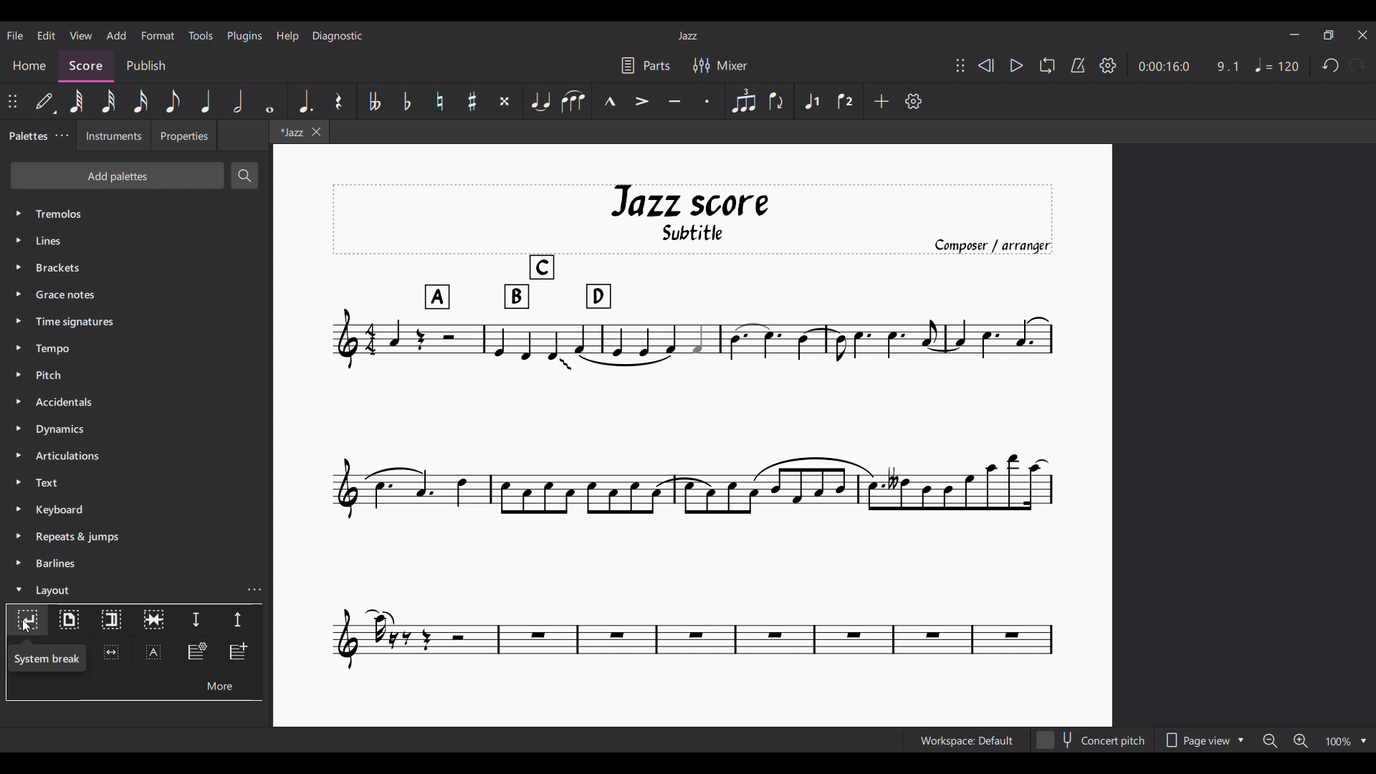 The image size is (1376, 774). Describe the element at coordinates (707, 101) in the screenshot. I see `Staccato` at that location.